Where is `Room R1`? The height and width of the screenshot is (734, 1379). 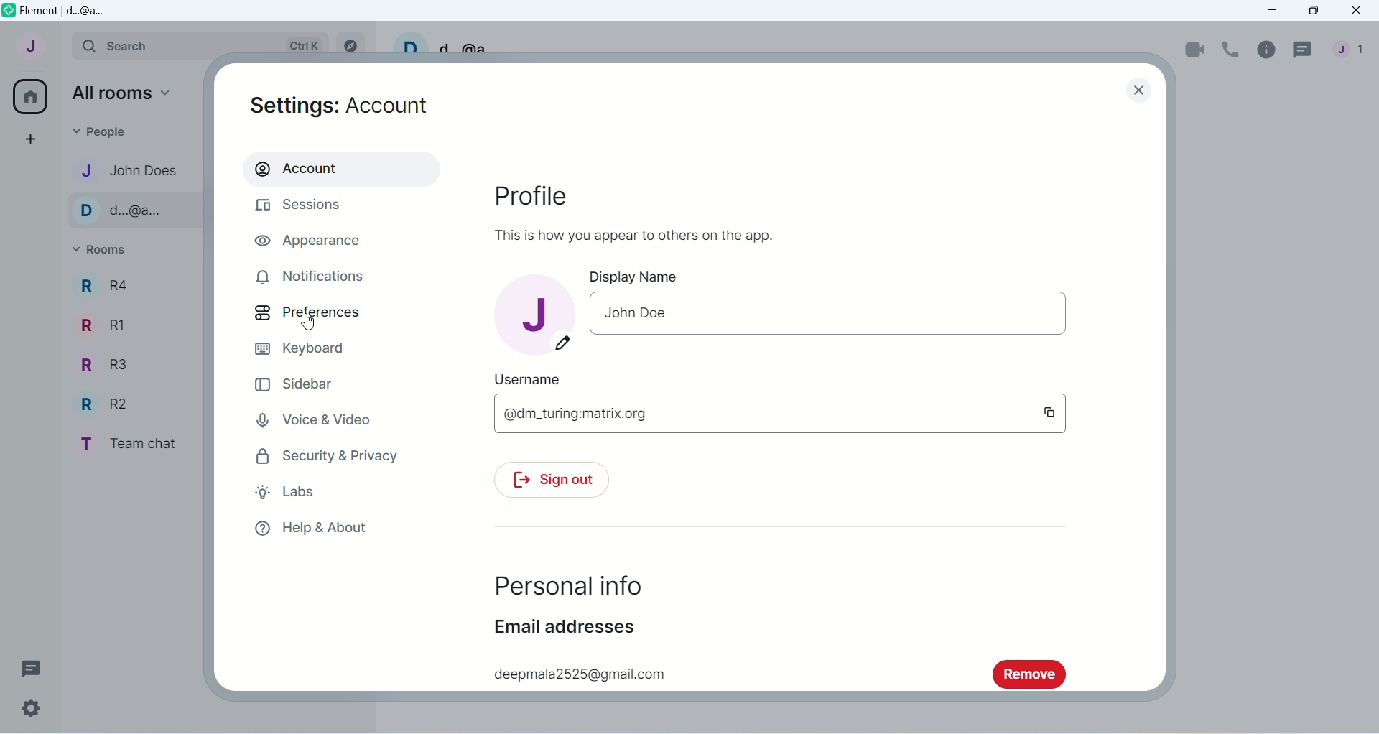 Room R1 is located at coordinates (102, 327).